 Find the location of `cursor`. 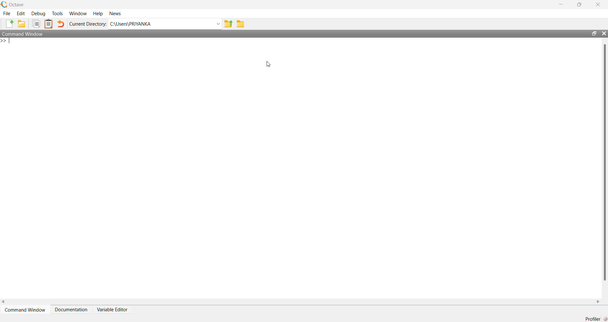

cursor is located at coordinates (269, 64).